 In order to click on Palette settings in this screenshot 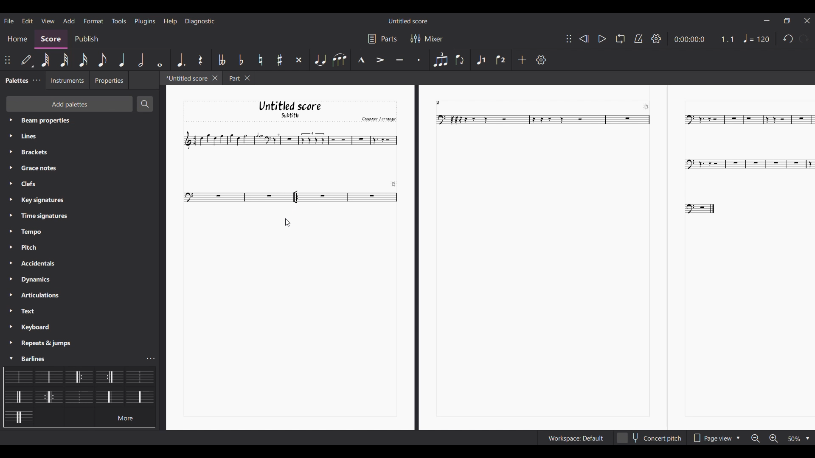, I will do `click(47, 136)`.